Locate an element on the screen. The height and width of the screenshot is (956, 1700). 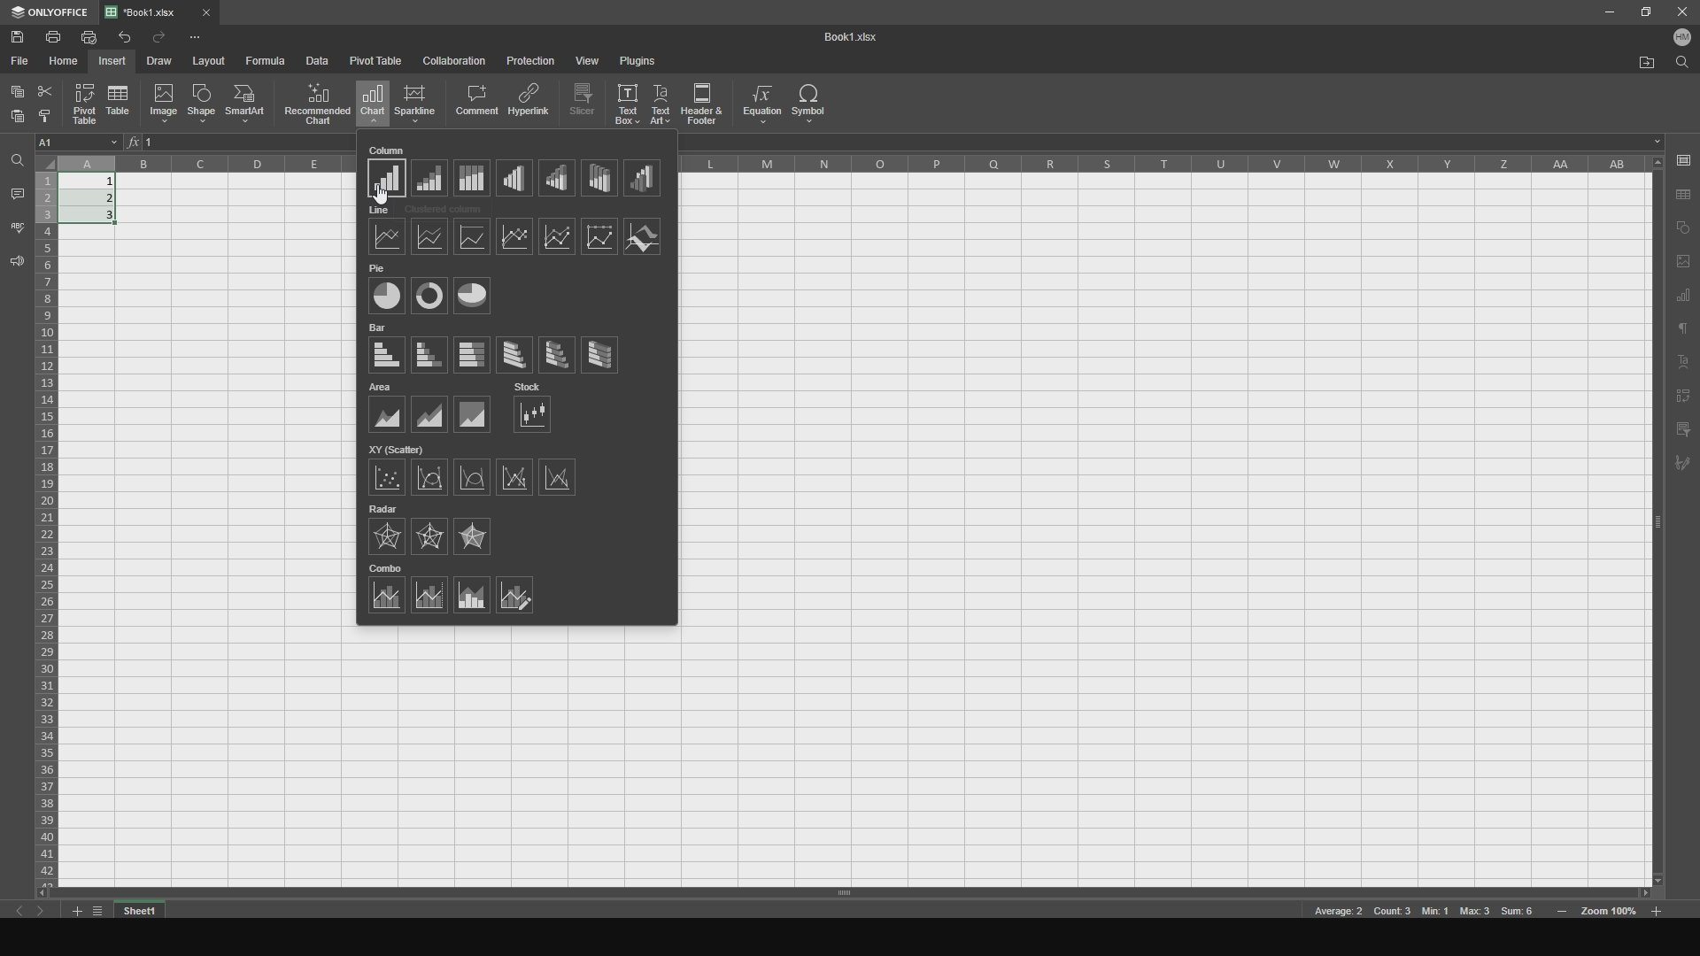
table is located at coordinates (118, 103).